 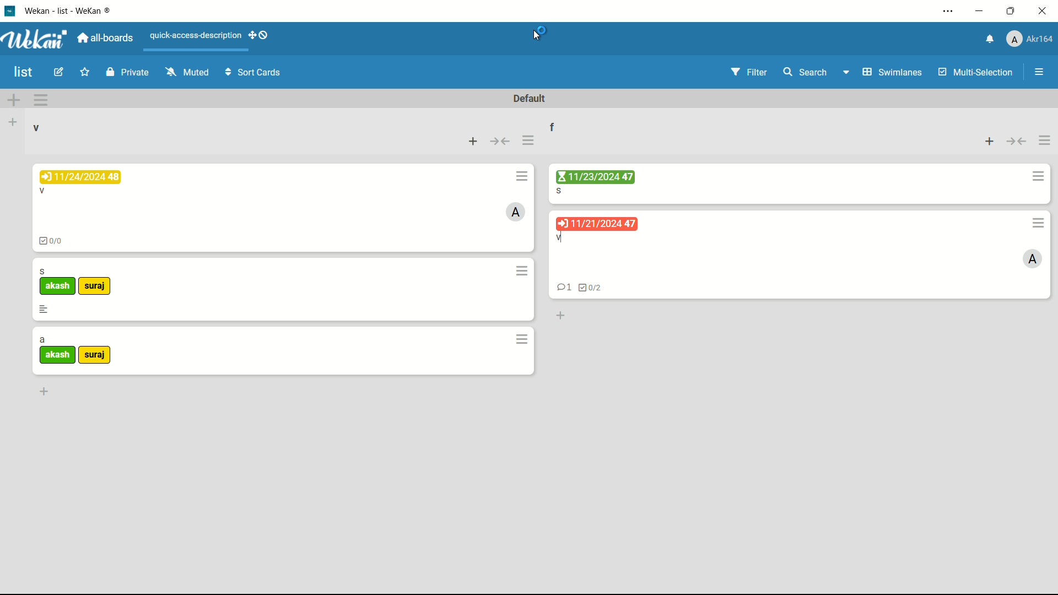 I want to click on label-1, so click(x=58, y=355).